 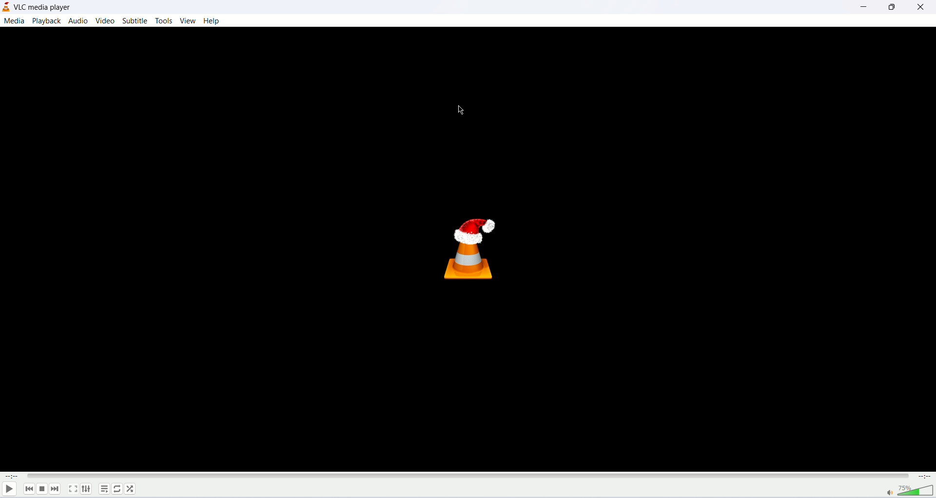 I want to click on tools, so click(x=164, y=21).